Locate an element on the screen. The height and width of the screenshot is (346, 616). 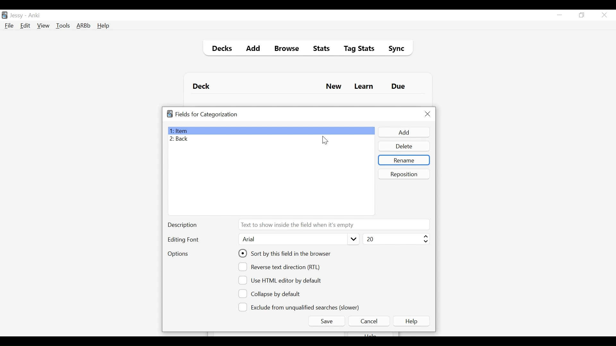
(un)select Sort by this field in the browser is located at coordinates (286, 253).